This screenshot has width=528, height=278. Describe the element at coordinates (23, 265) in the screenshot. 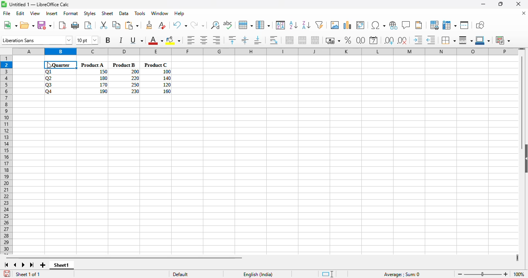

I see `scroll to next sheet` at that location.